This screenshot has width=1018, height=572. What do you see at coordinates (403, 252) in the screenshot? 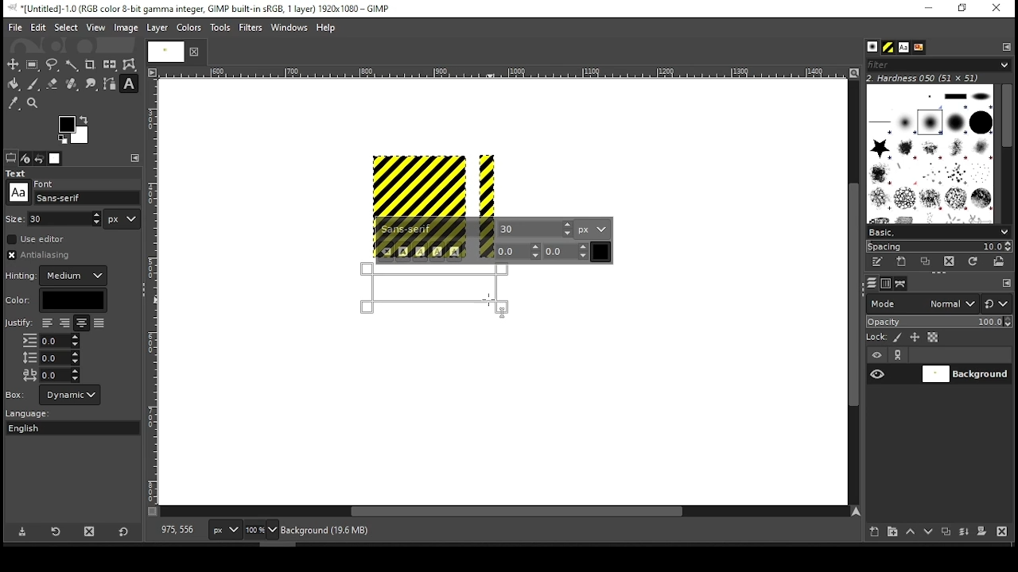
I see `bold` at bounding box center [403, 252].